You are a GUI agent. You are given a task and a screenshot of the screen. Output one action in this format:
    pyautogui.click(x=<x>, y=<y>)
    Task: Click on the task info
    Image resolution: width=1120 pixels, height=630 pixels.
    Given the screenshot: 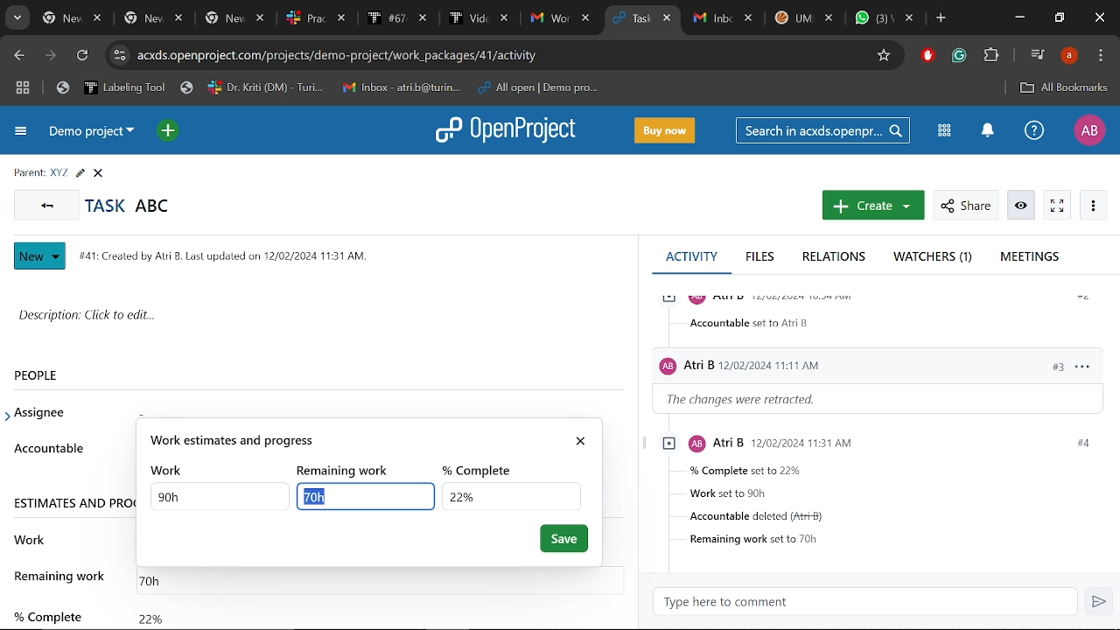 What is the action you would take?
    pyautogui.click(x=230, y=254)
    